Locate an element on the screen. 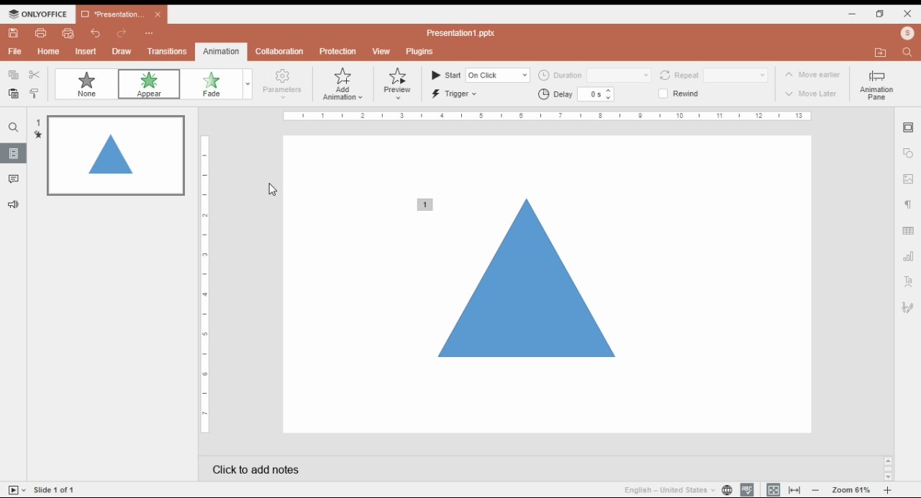 The width and height of the screenshot is (921, 498). icon and menu button is located at coordinates (37, 14).